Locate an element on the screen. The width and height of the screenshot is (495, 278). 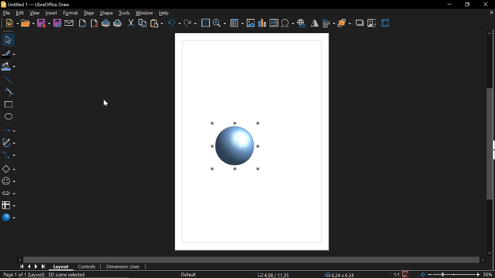
view is located at coordinates (35, 12).